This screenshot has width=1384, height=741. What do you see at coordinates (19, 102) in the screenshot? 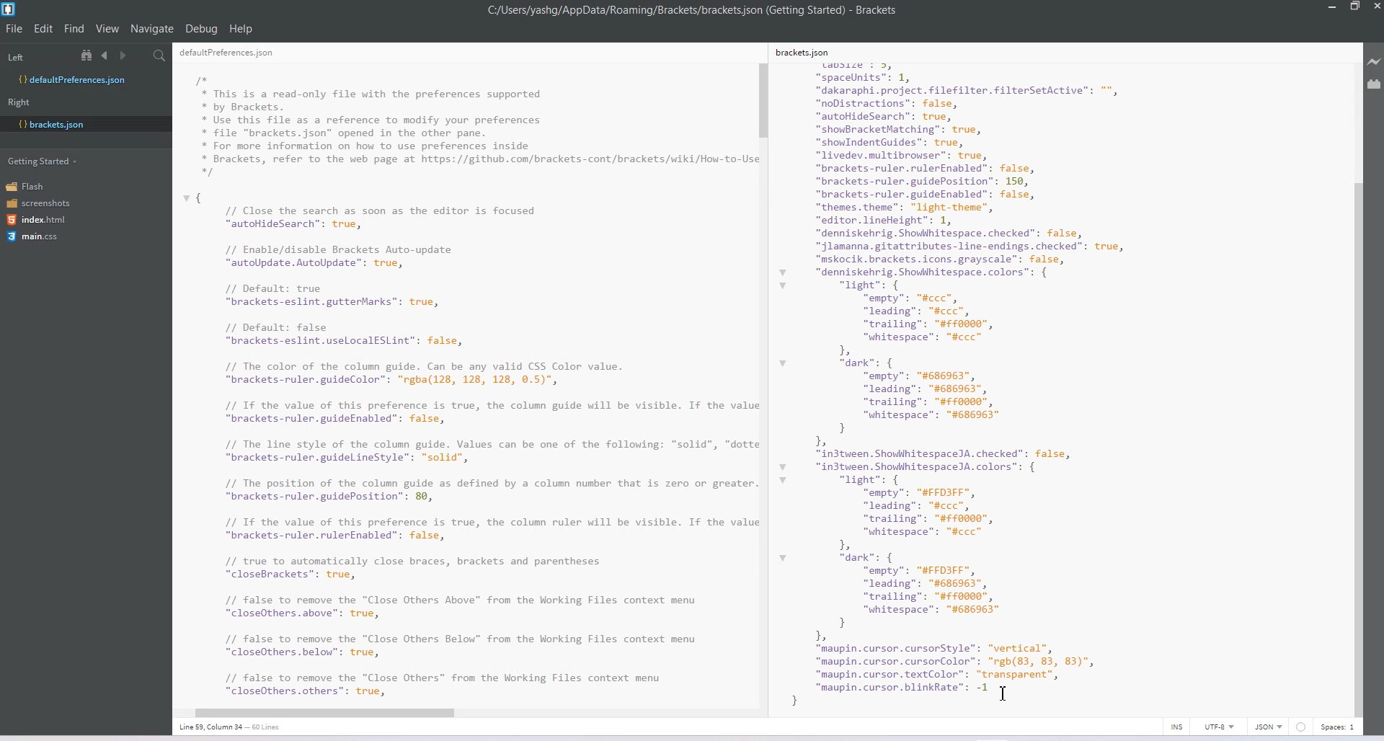
I see `Right` at bounding box center [19, 102].